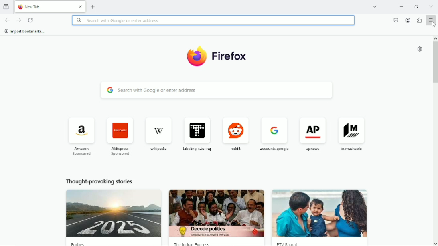  Describe the element at coordinates (433, 6) in the screenshot. I see `Close` at that location.